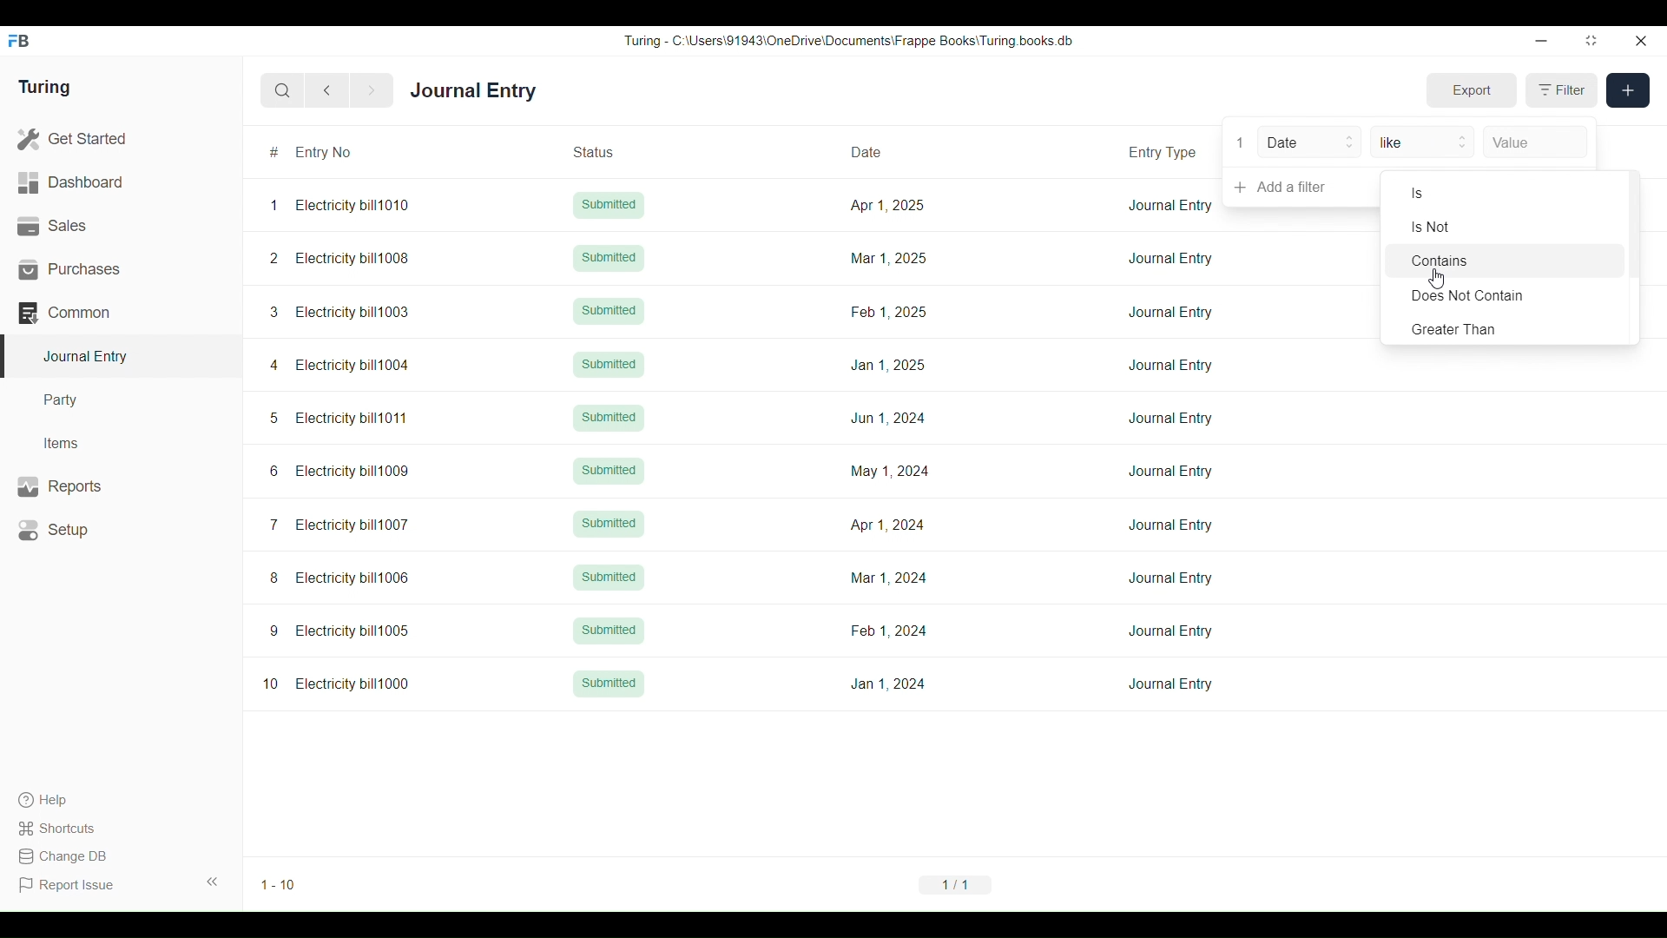 This screenshot has width=1667, height=938. What do you see at coordinates (1309, 142) in the screenshot?
I see `Date` at bounding box center [1309, 142].